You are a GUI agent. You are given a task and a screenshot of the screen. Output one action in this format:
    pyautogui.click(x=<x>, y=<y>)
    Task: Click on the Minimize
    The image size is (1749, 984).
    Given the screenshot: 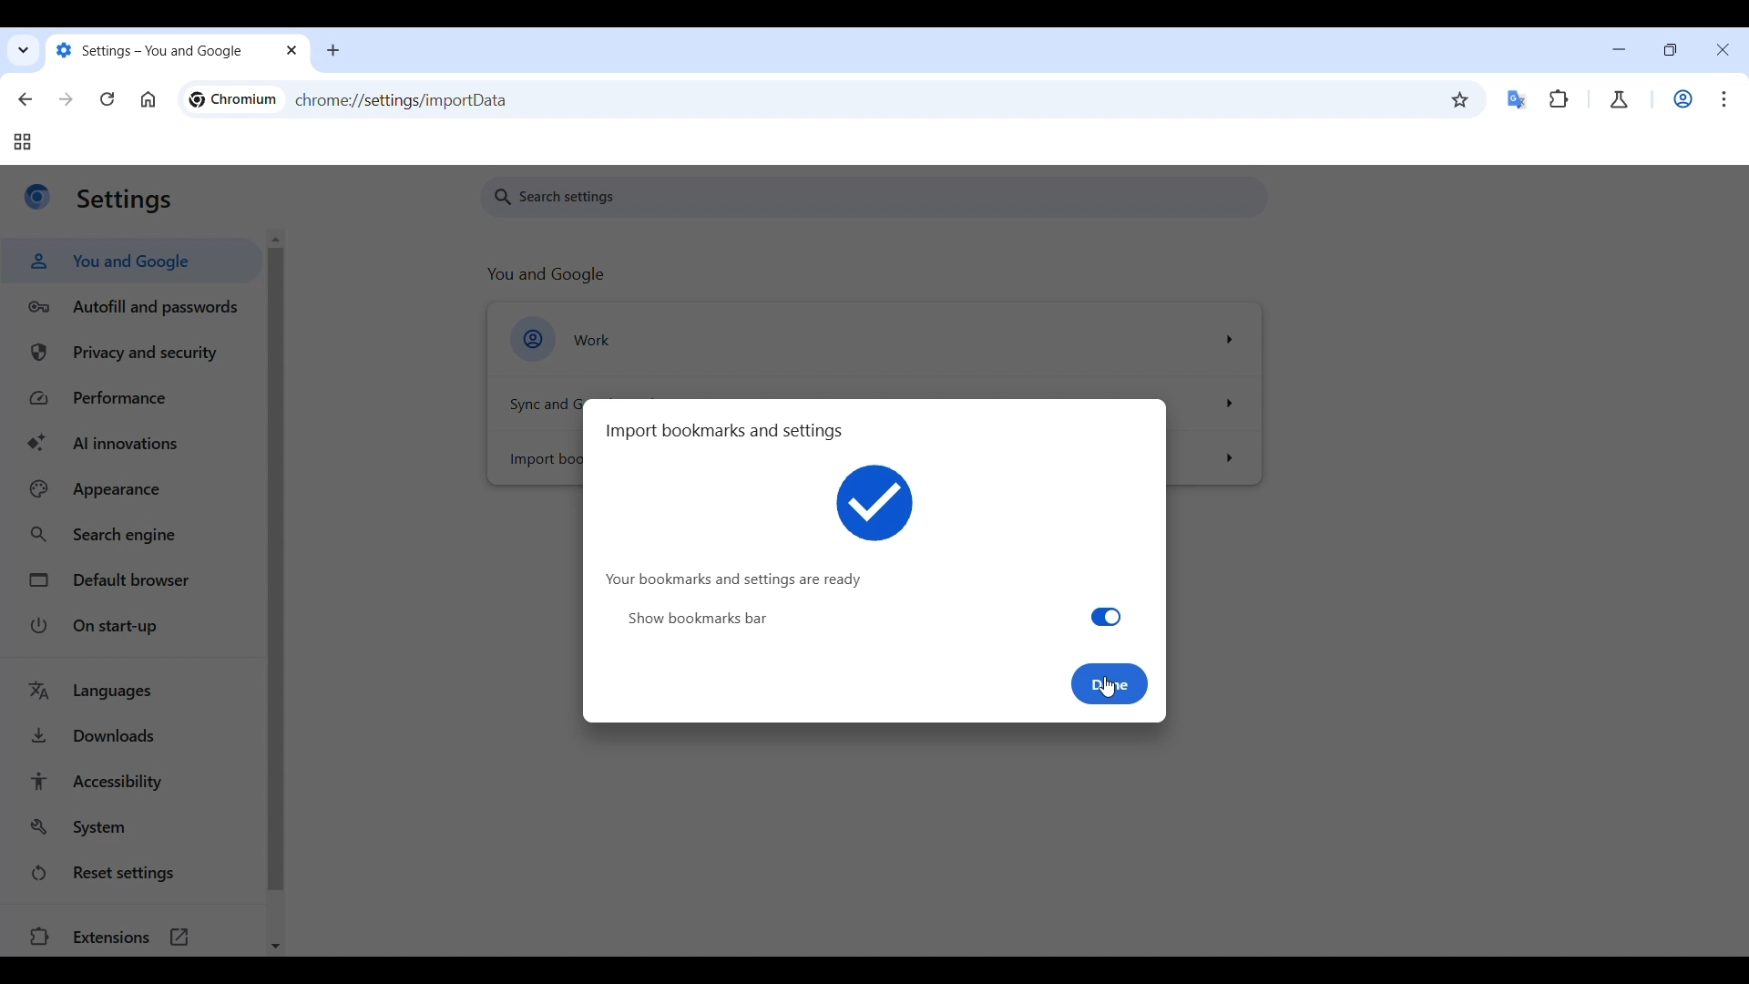 What is the action you would take?
    pyautogui.click(x=1619, y=49)
    